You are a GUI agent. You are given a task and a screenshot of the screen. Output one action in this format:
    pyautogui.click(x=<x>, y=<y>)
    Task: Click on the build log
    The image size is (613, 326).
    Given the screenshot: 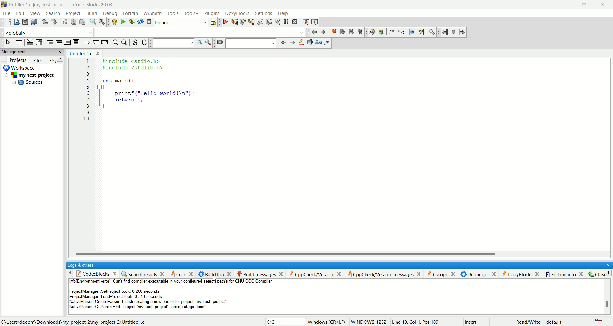 What is the action you would take?
    pyautogui.click(x=216, y=274)
    